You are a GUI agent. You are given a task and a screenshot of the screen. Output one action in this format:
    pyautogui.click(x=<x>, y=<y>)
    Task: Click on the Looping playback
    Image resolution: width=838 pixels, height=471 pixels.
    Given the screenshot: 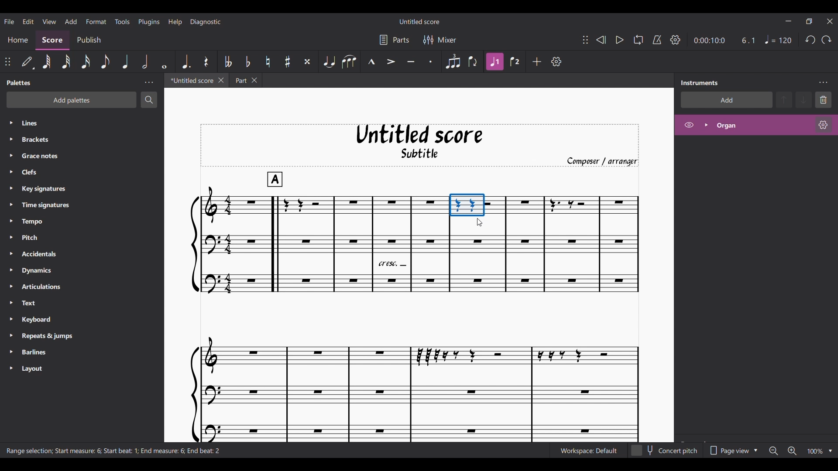 What is the action you would take?
    pyautogui.click(x=639, y=40)
    